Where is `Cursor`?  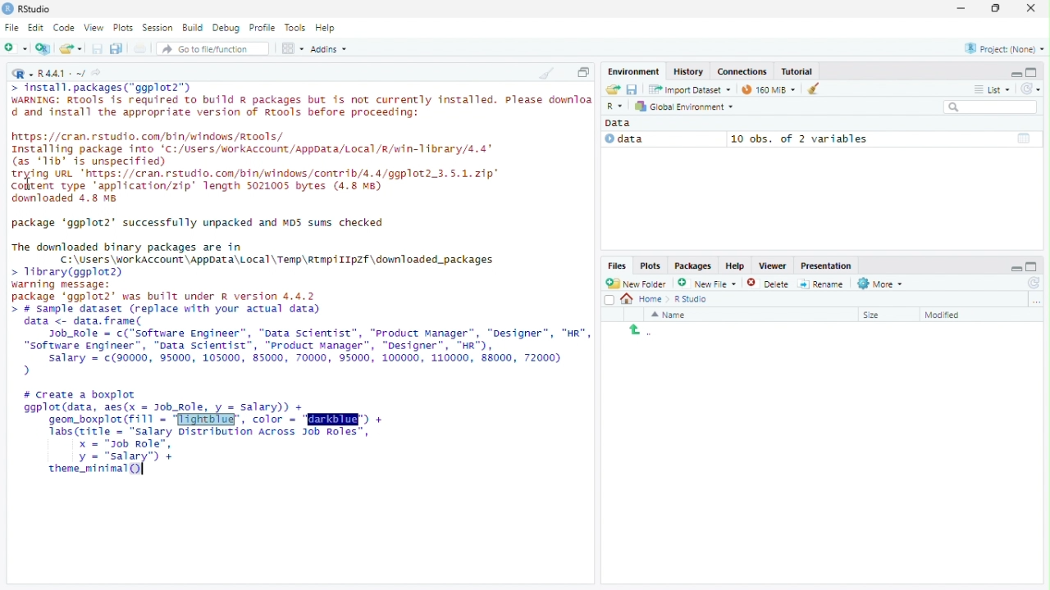
Cursor is located at coordinates (143, 468).